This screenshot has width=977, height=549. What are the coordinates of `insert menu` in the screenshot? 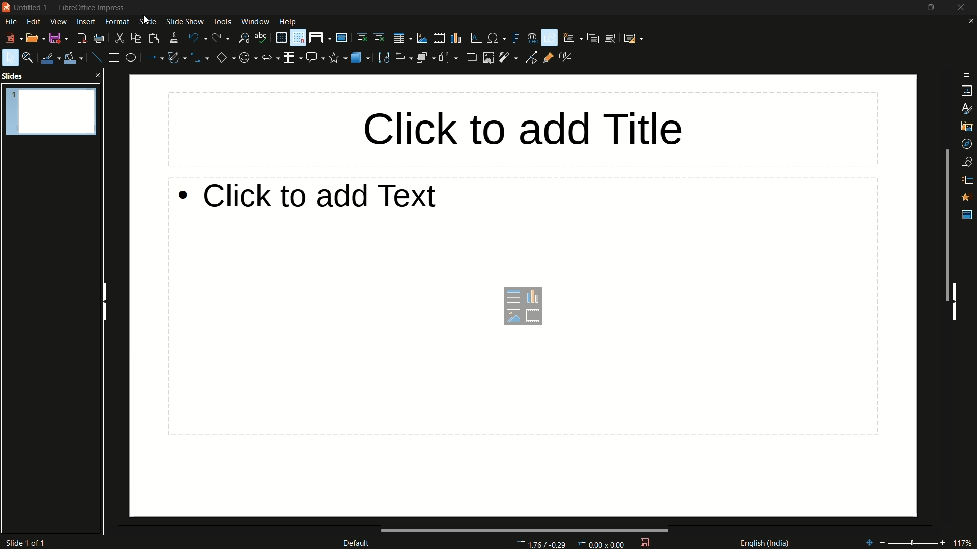 It's located at (86, 22).